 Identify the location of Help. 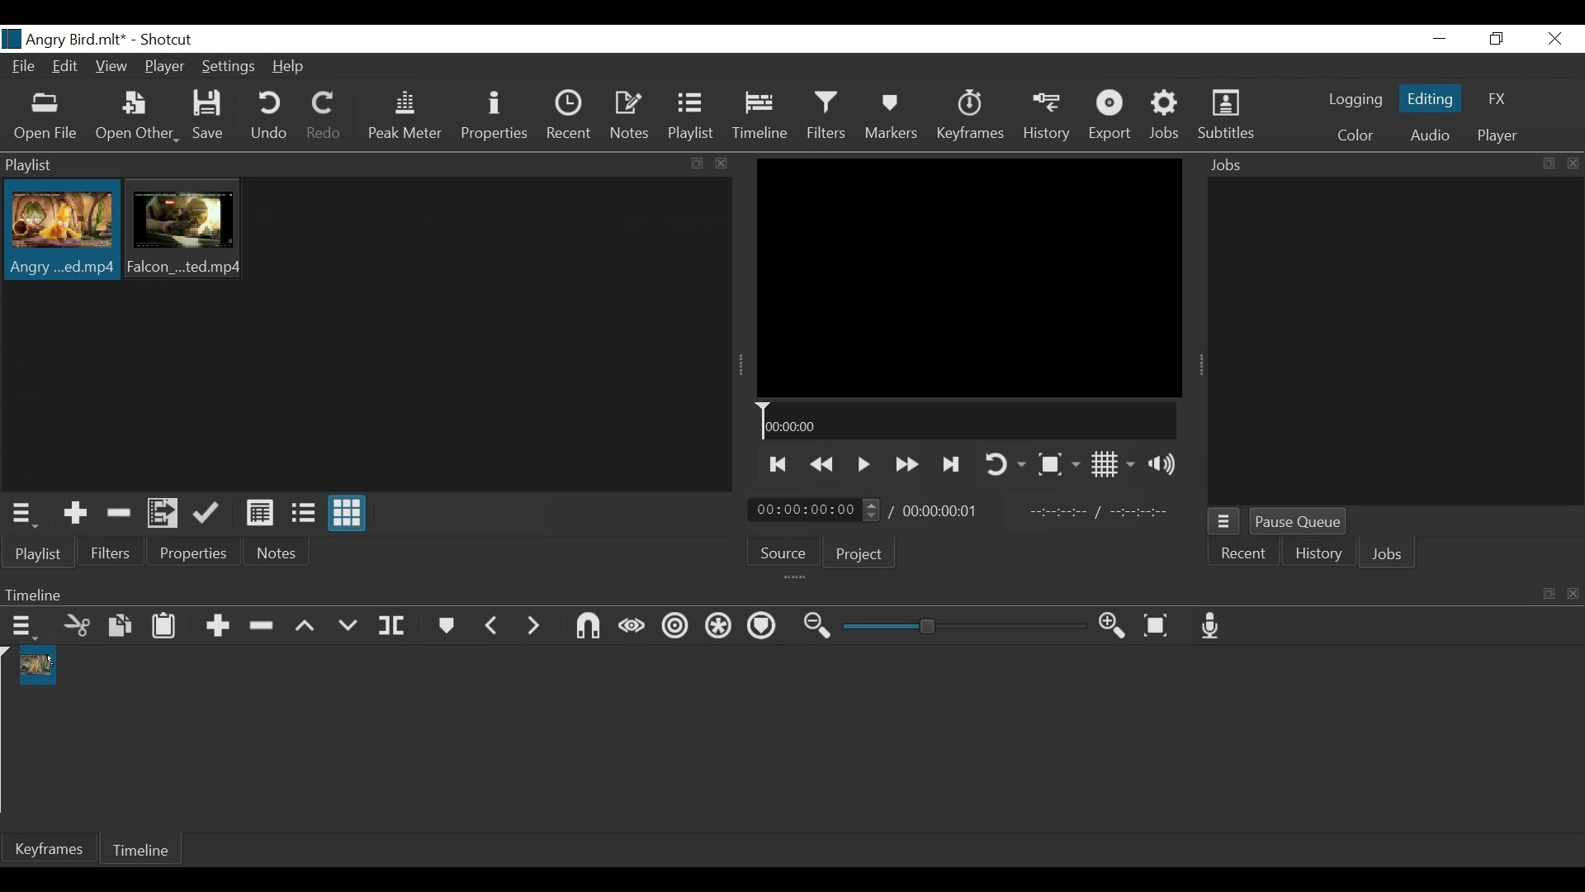
(293, 66).